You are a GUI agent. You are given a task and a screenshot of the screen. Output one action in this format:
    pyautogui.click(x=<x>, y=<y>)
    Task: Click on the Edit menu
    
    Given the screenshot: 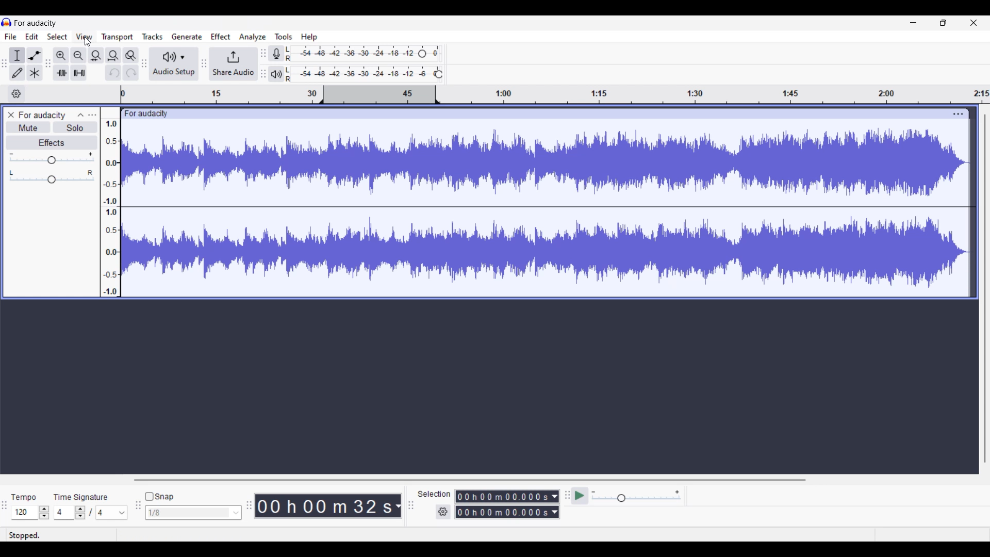 What is the action you would take?
    pyautogui.click(x=32, y=37)
    